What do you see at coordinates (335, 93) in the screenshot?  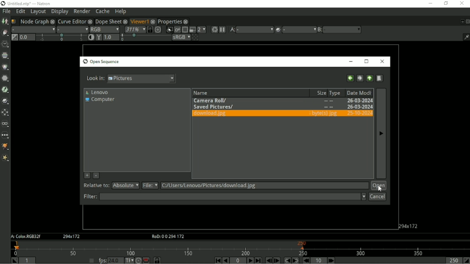 I see `Type` at bounding box center [335, 93].